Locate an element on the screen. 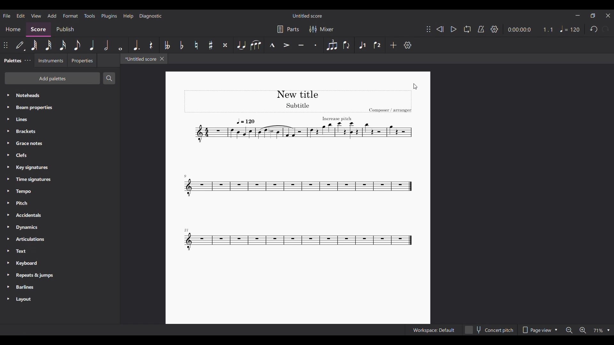  Add menu is located at coordinates (52, 16).